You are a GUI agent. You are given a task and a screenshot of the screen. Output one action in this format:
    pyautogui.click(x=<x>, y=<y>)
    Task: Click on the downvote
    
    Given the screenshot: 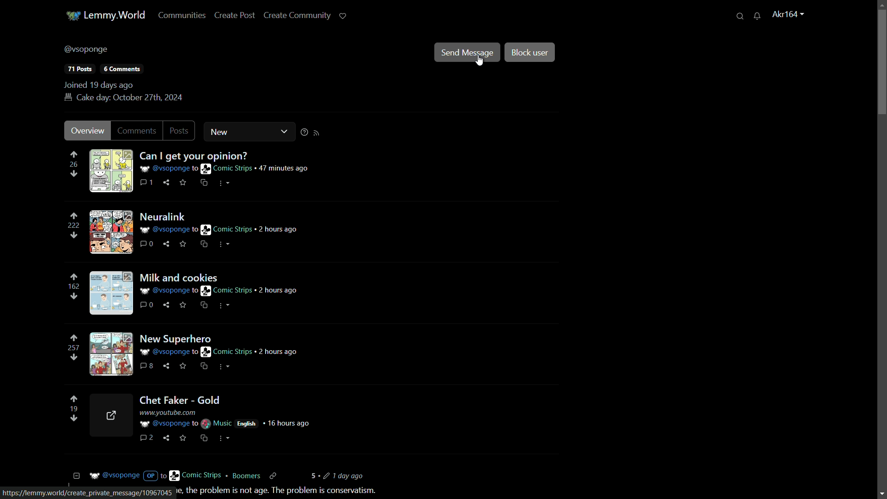 What is the action you would take?
    pyautogui.click(x=73, y=174)
    